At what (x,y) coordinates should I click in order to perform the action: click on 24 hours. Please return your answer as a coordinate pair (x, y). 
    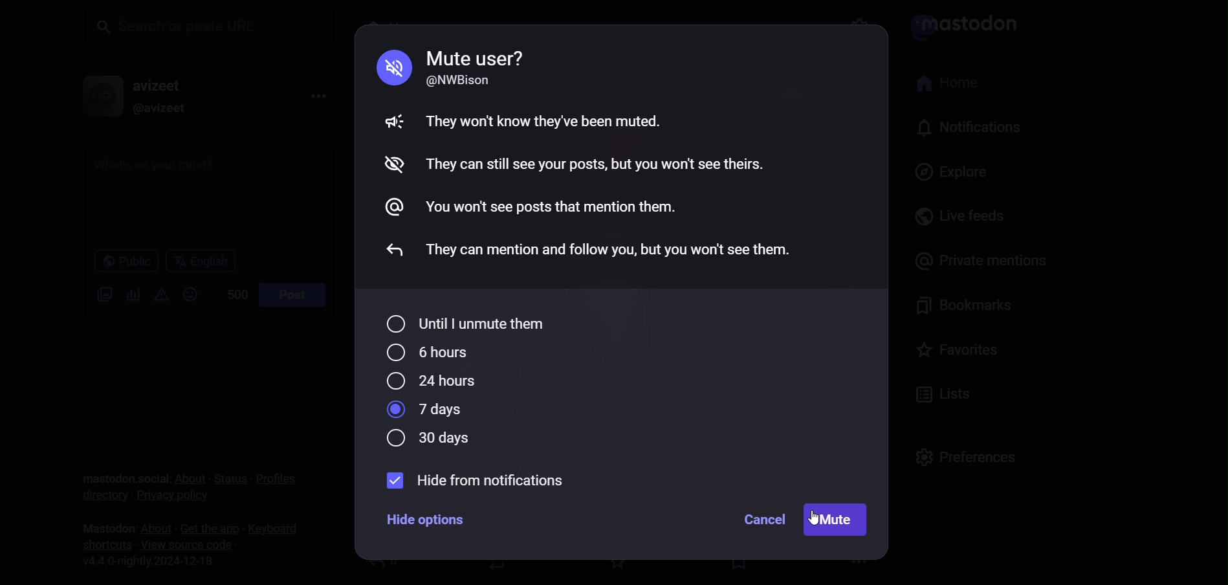
    Looking at the image, I should click on (429, 382).